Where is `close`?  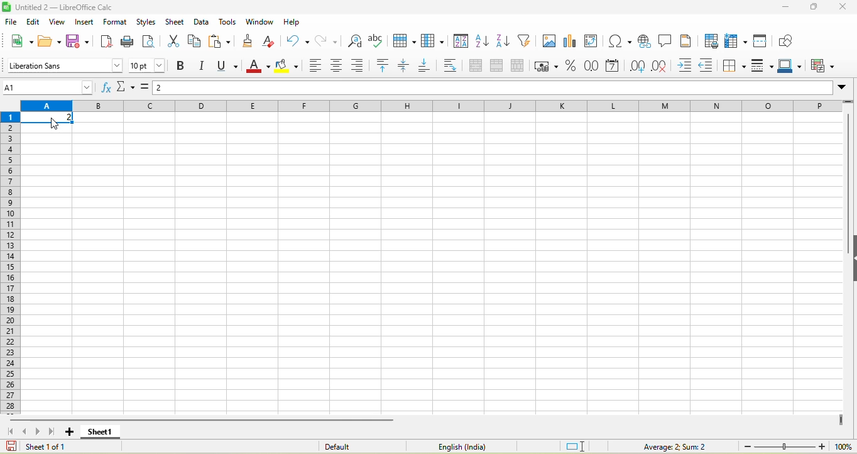
close is located at coordinates (844, 6).